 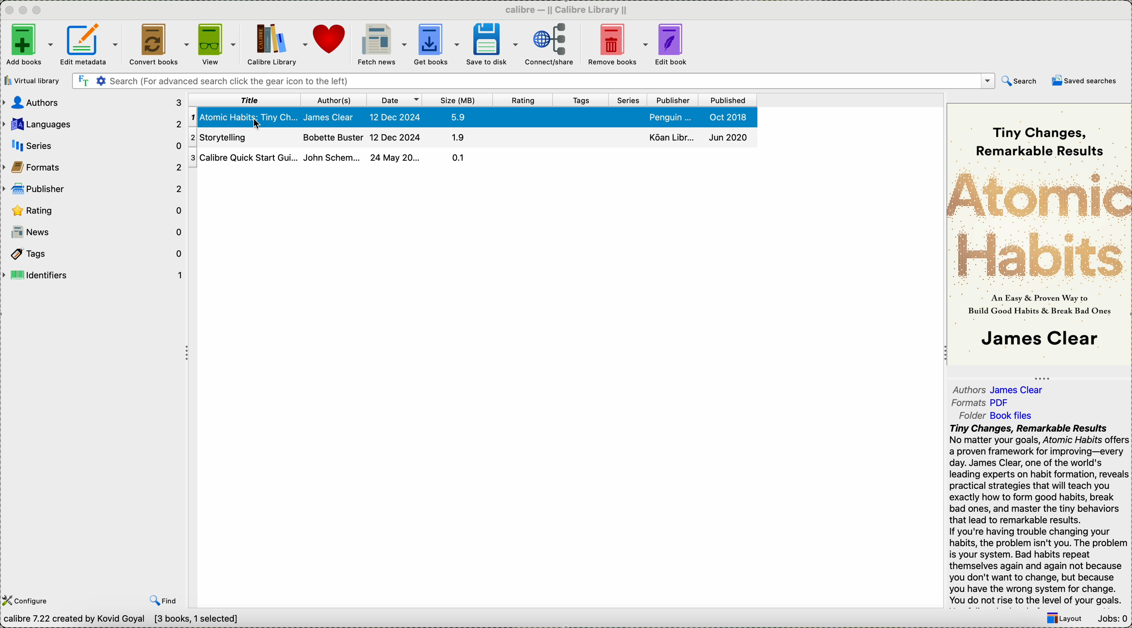 I want to click on donate, so click(x=330, y=40).